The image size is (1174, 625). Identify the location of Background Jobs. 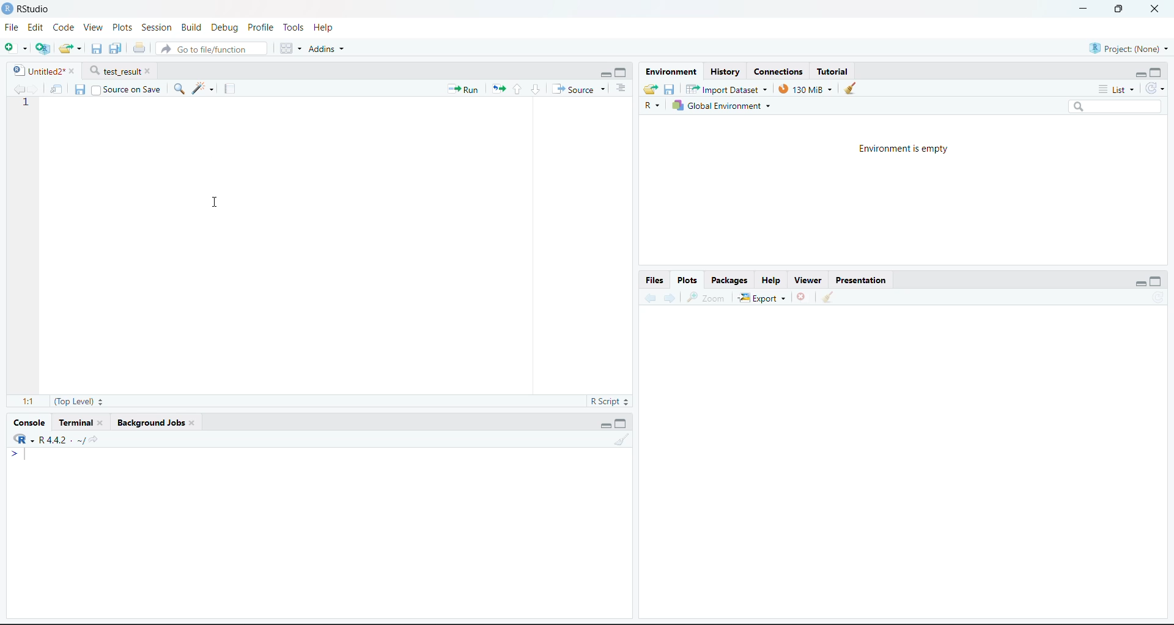
(158, 420).